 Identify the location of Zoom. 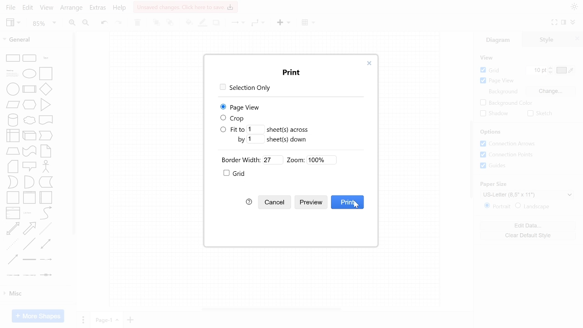
(44, 23).